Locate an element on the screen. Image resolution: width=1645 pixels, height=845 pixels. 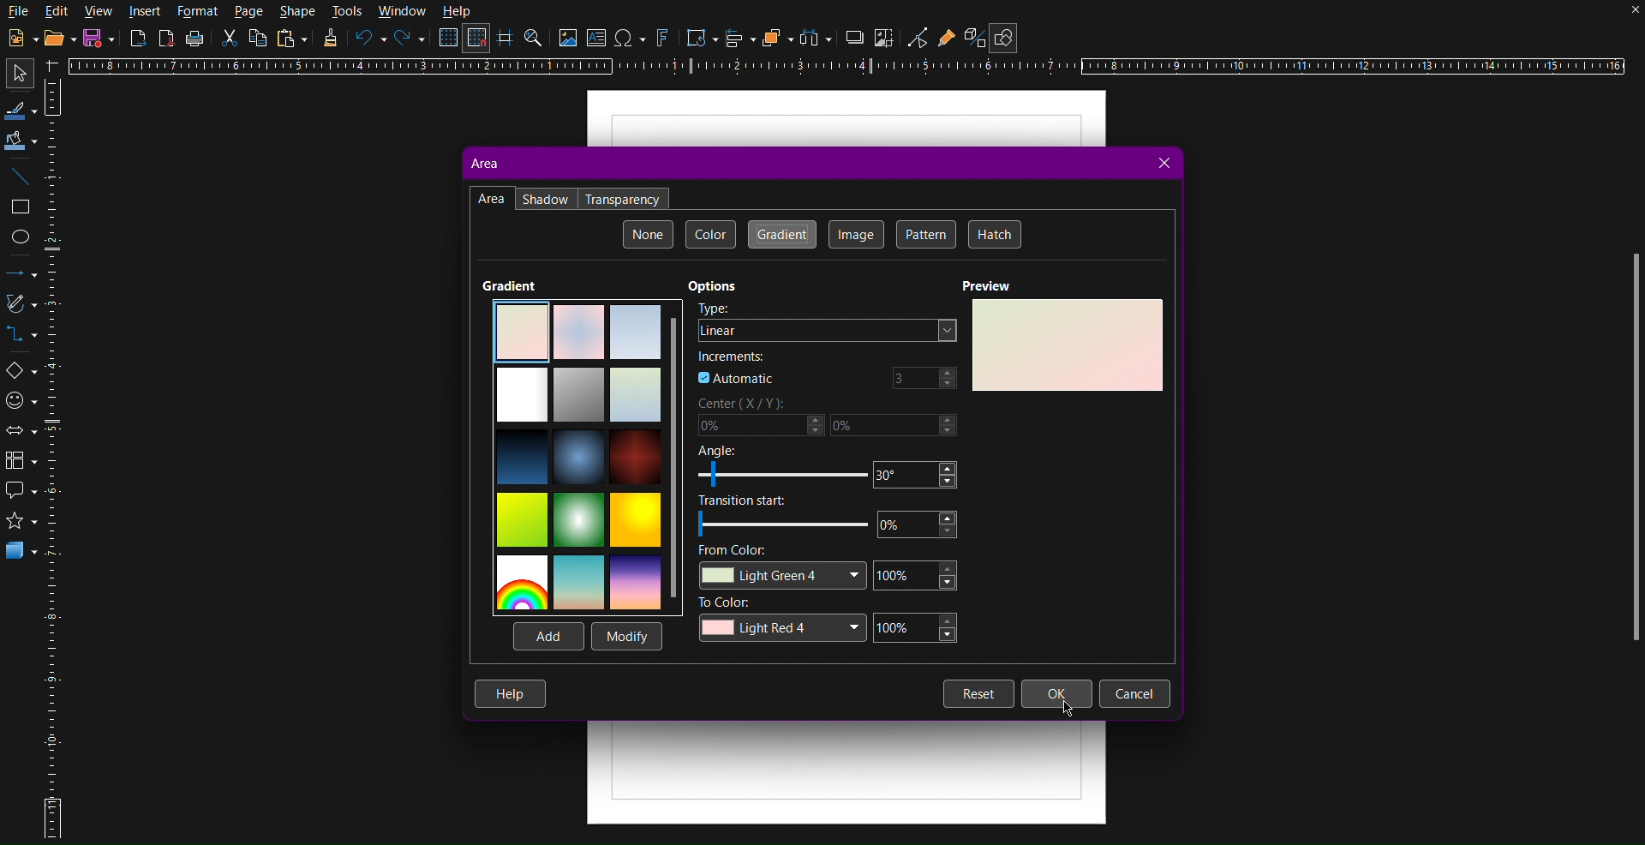
Line is located at coordinates (21, 178).